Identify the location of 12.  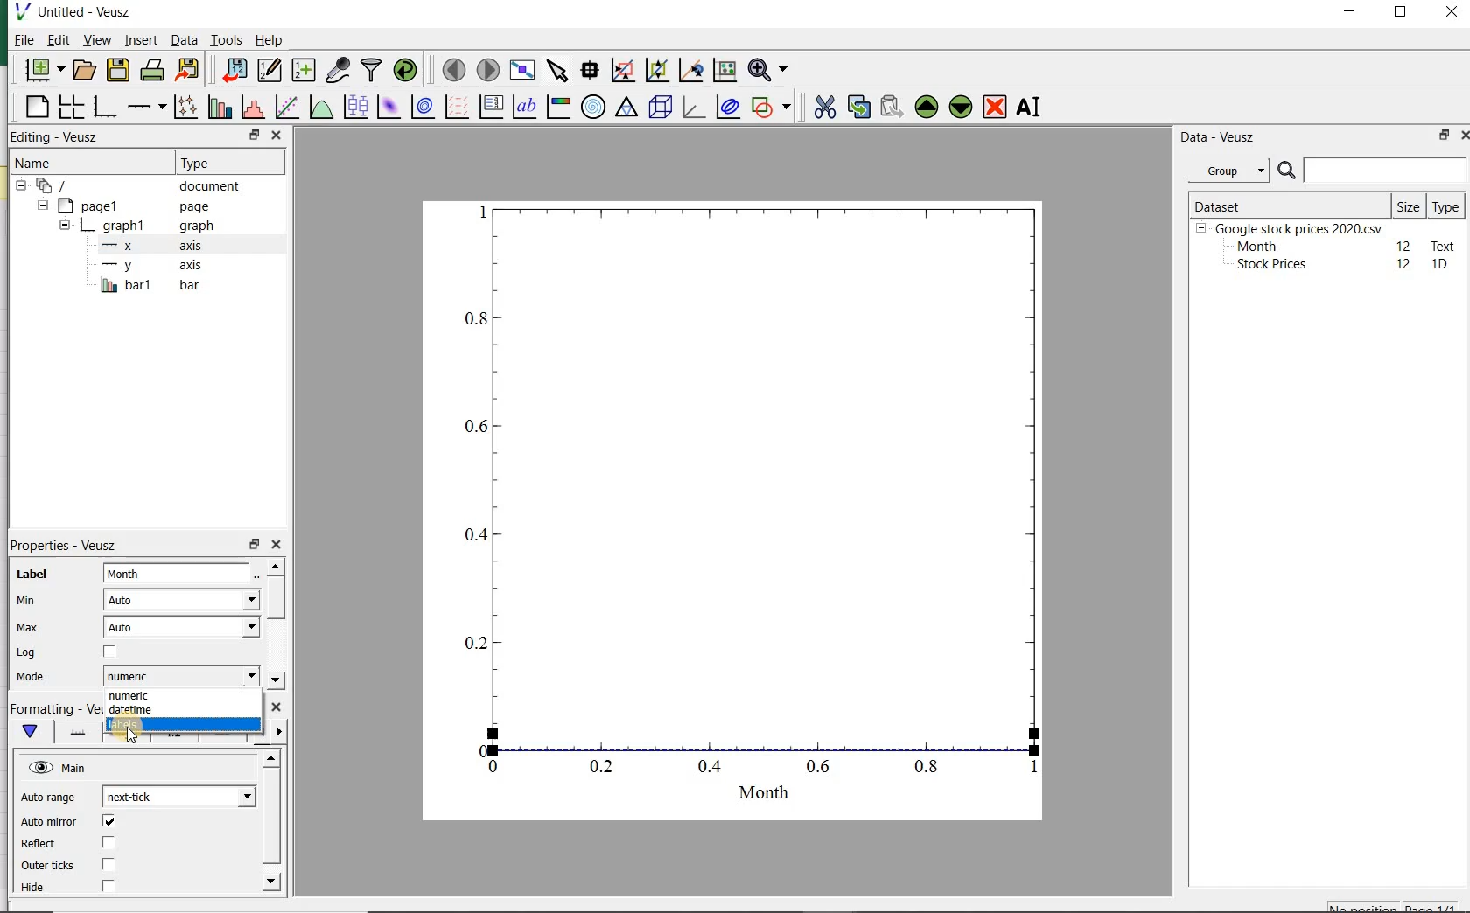
(1405, 264).